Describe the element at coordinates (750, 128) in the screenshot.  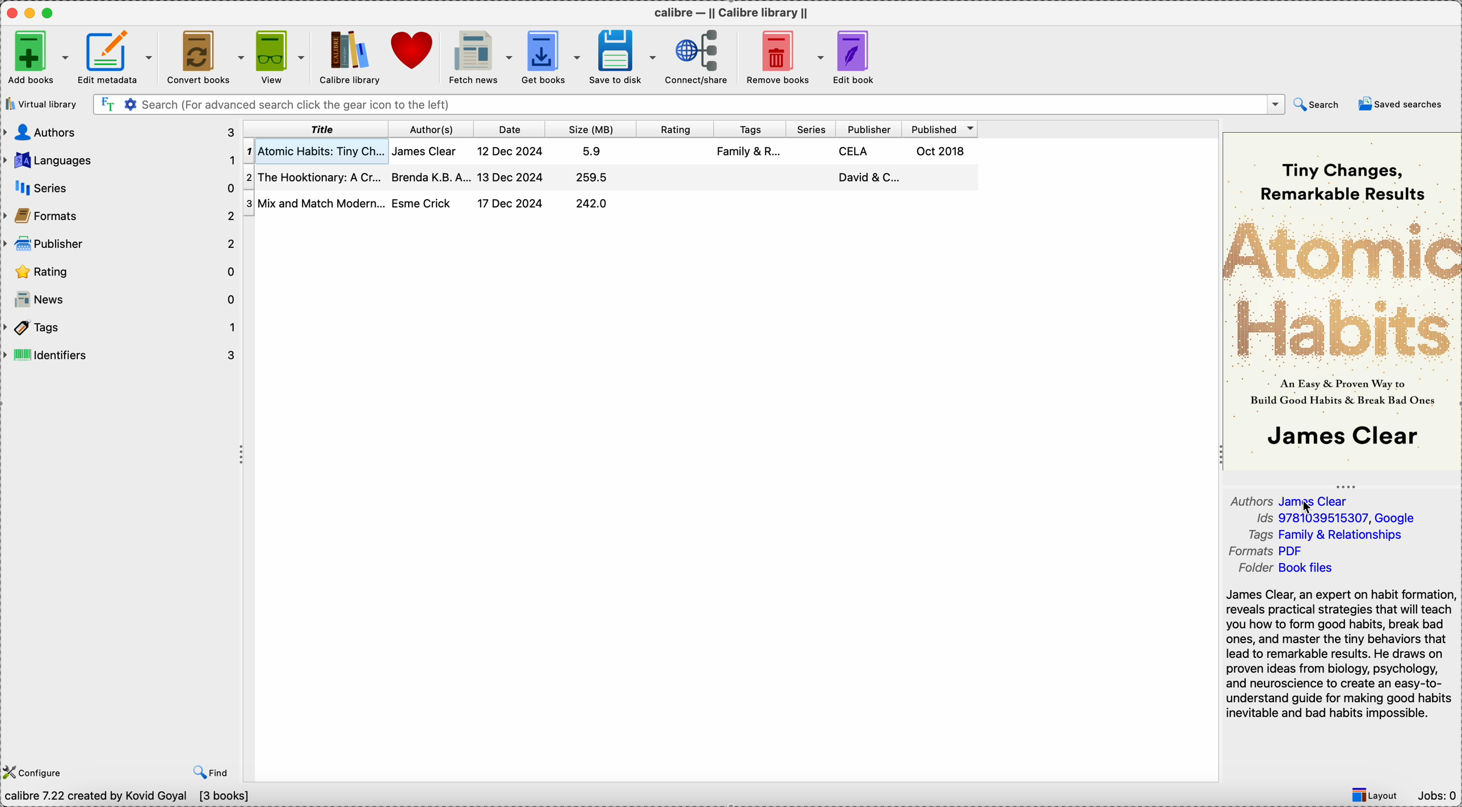
I see `tags` at that location.